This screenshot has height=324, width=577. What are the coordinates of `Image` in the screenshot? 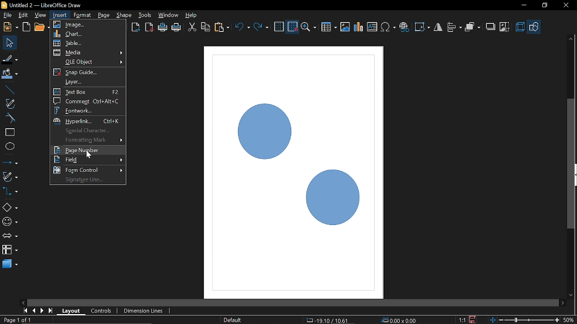 It's located at (345, 27).